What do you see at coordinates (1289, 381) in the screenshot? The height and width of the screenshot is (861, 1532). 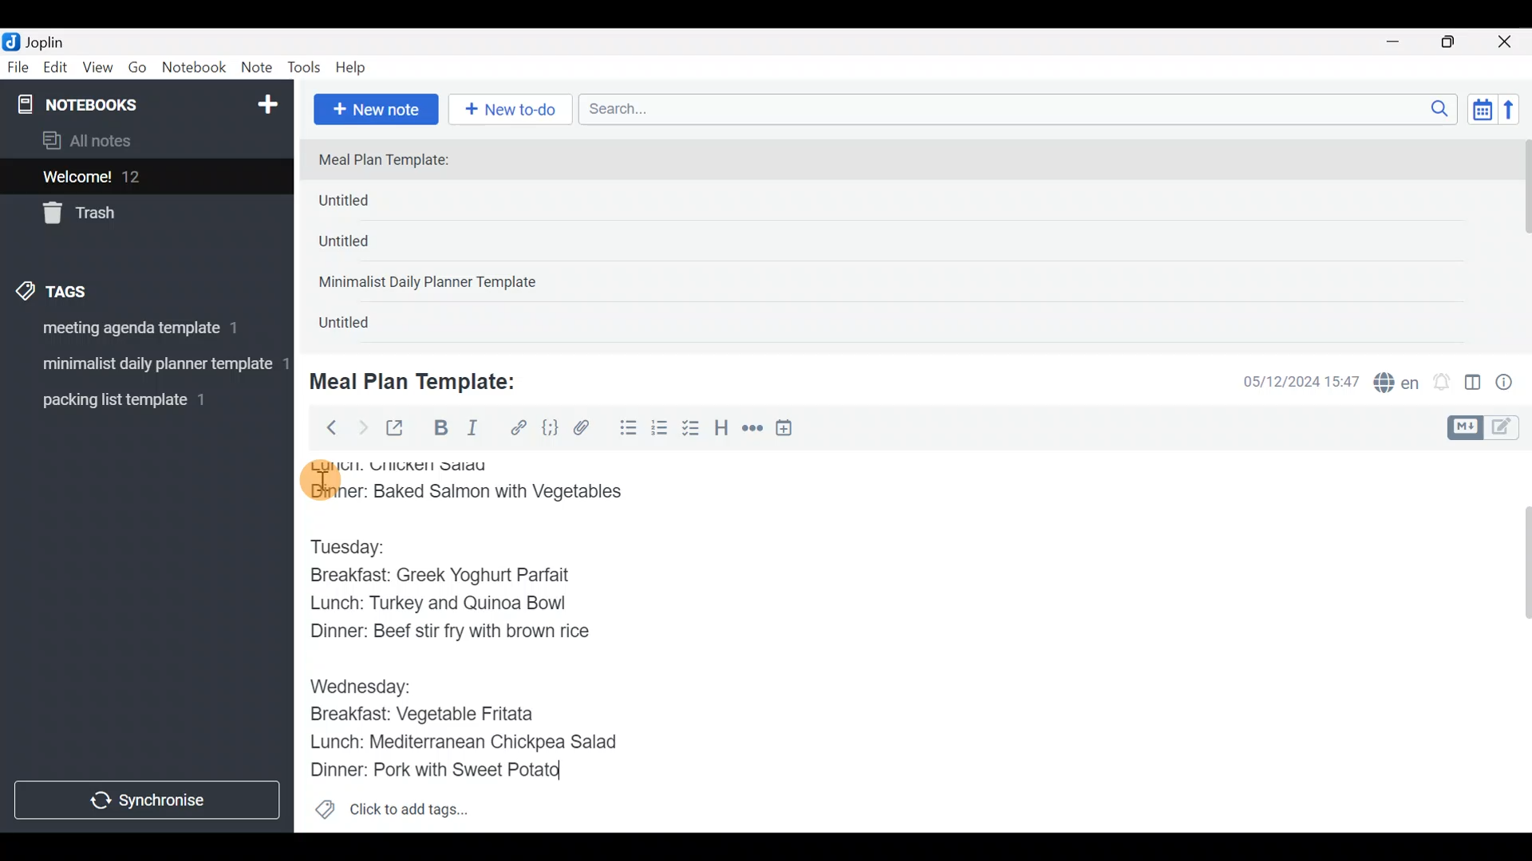 I see `Date & time` at bounding box center [1289, 381].